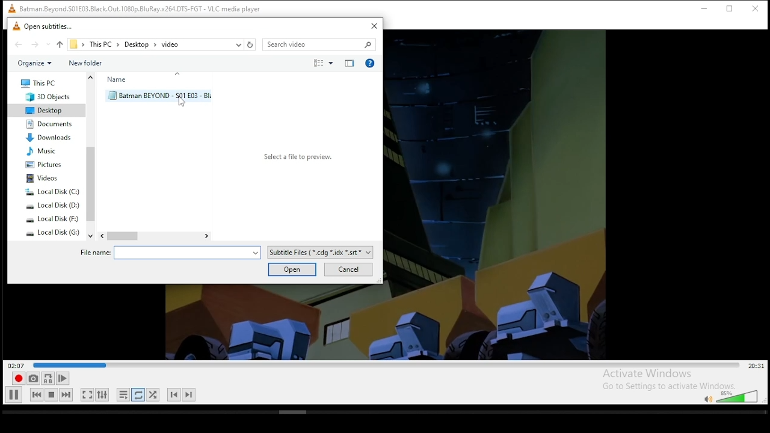  Describe the element at coordinates (251, 45) in the screenshot. I see `refresh` at that location.